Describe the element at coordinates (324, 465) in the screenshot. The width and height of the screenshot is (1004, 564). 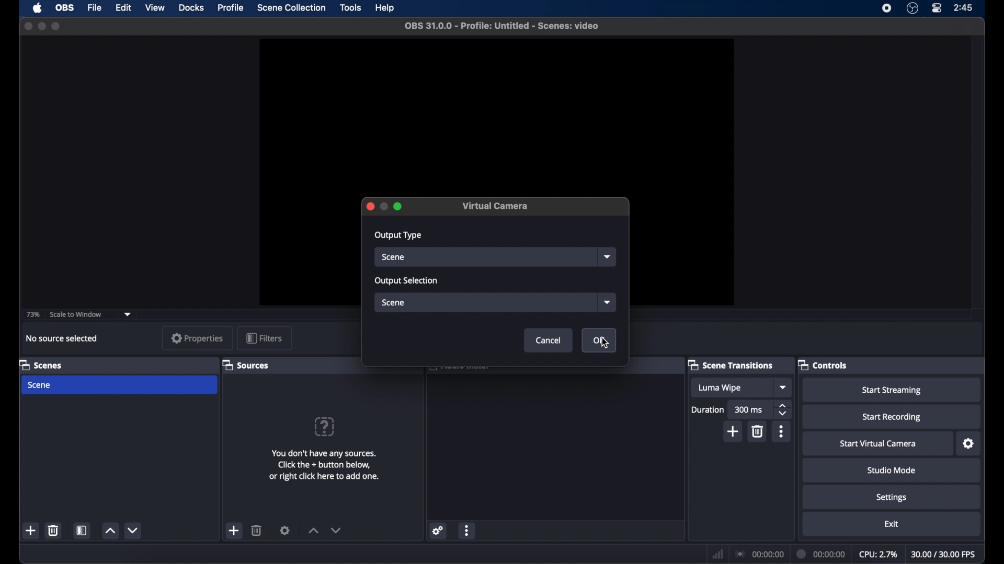
I see `add sources information` at that location.